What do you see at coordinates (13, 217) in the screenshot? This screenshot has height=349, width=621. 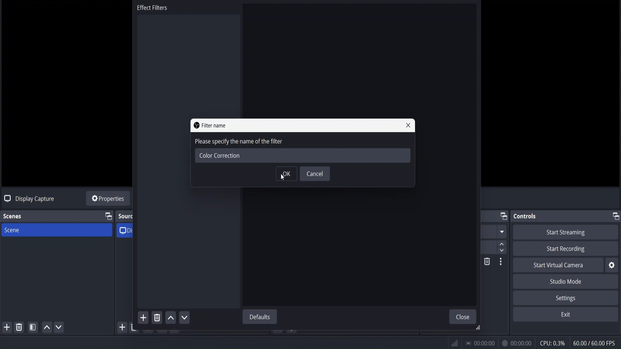 I see `scenes` at bounding box center [13, 217].